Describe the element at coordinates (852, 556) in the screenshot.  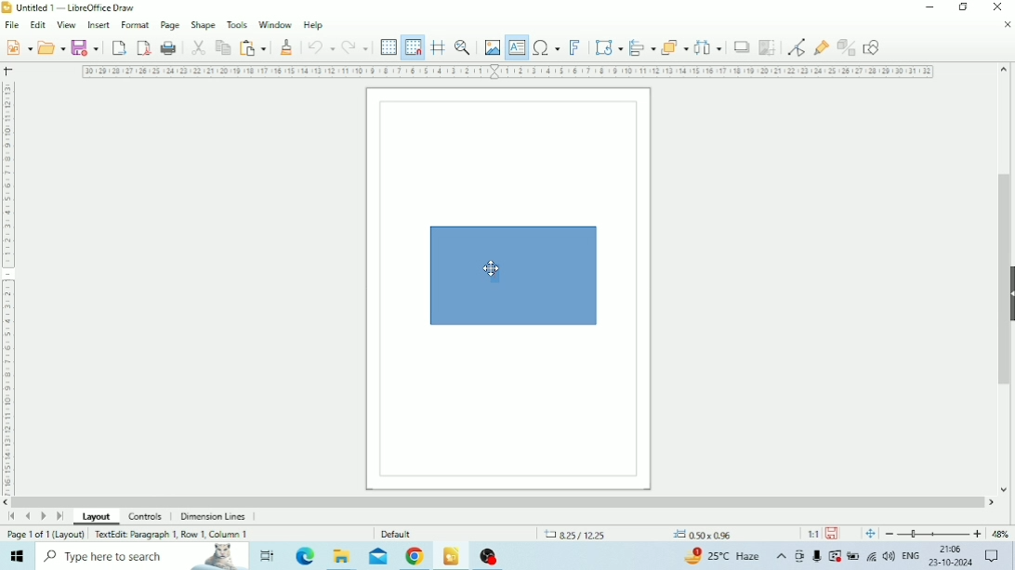
I see `Charging, plugged in` at that location.